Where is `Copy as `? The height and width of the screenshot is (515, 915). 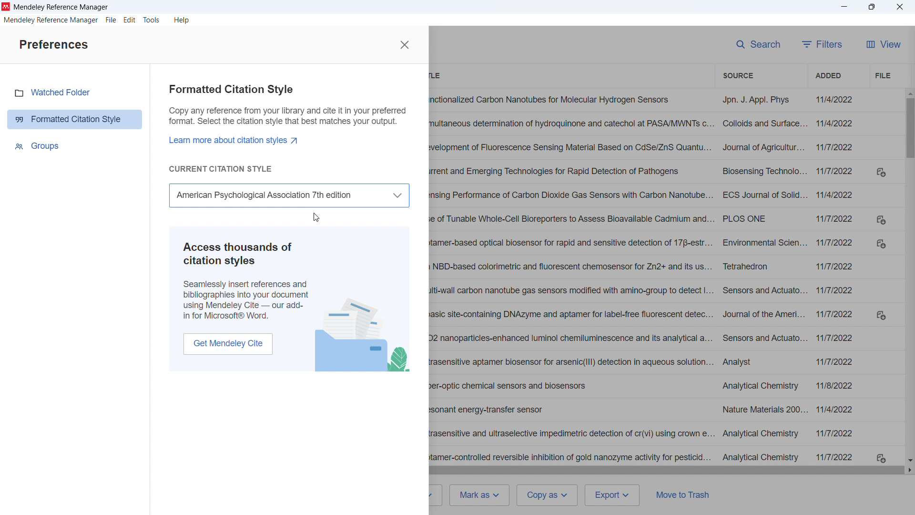
Copy as  is located at coordinates (548, 495).